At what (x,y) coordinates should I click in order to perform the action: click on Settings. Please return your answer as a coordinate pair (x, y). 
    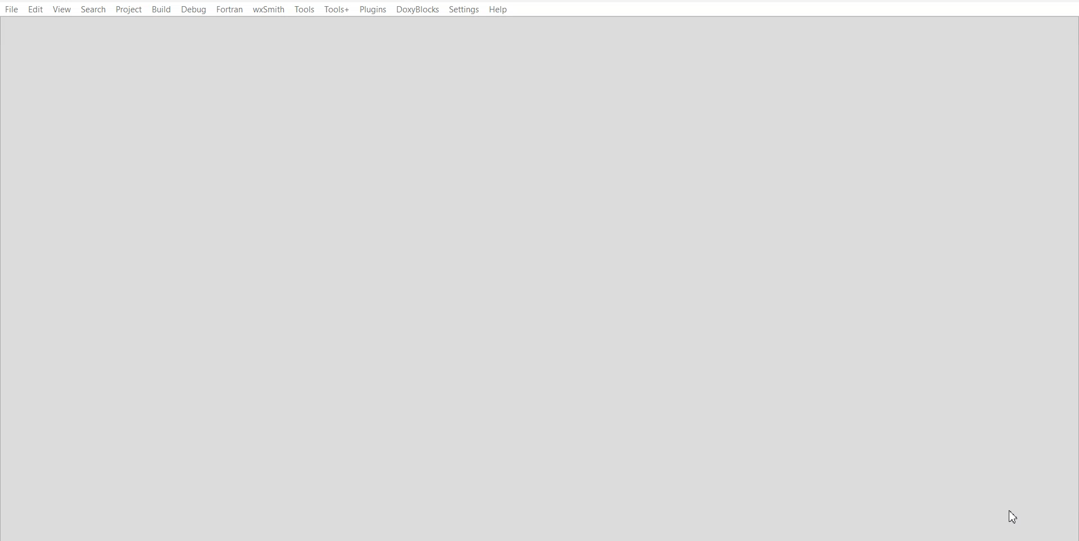
    Looking at the image, I should click on (464, 9).